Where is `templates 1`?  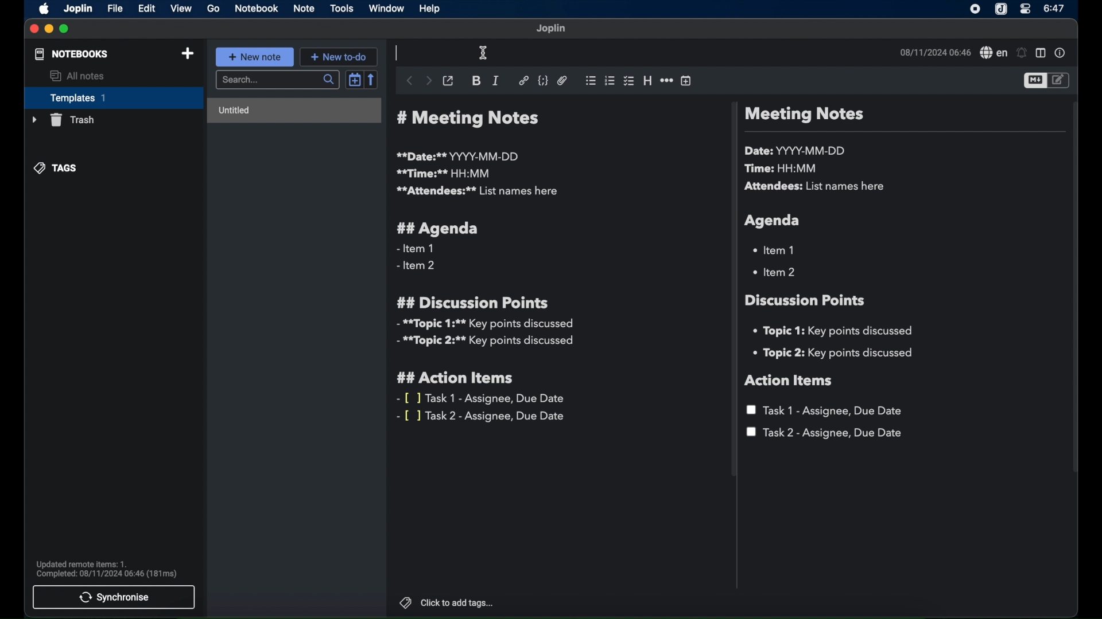 templates 1 is located at coordinates (112, 97).